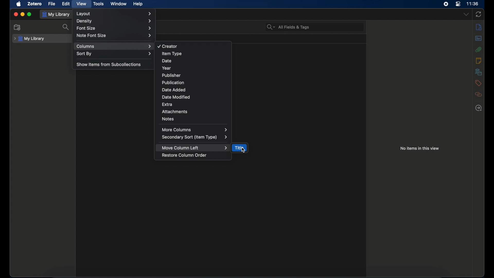  Describe the element at coordinates (479, 108) in the screenshot. I see `related` at that location.